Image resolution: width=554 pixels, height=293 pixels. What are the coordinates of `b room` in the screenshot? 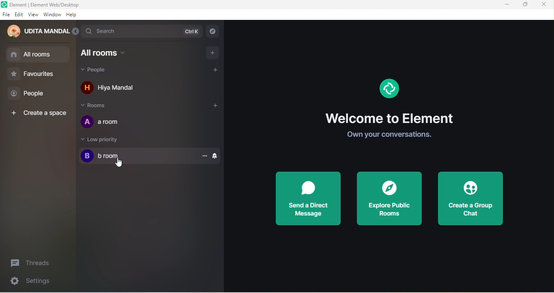 It's located at (137, 156).